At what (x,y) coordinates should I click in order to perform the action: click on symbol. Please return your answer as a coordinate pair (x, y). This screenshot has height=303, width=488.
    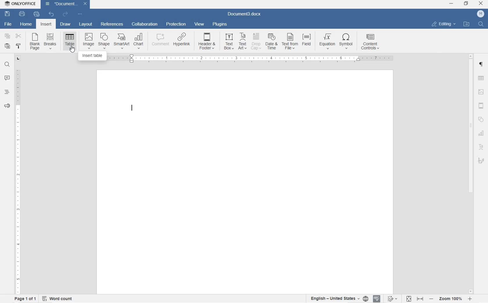
    Looking at the image, I should click on (347, 42).